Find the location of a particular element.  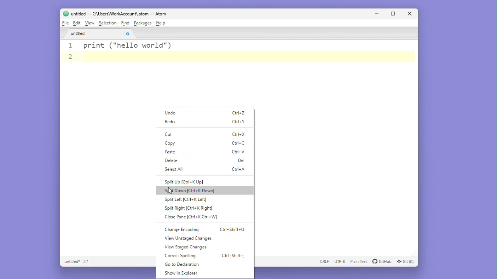

select all is located at coordinates (173, 169).